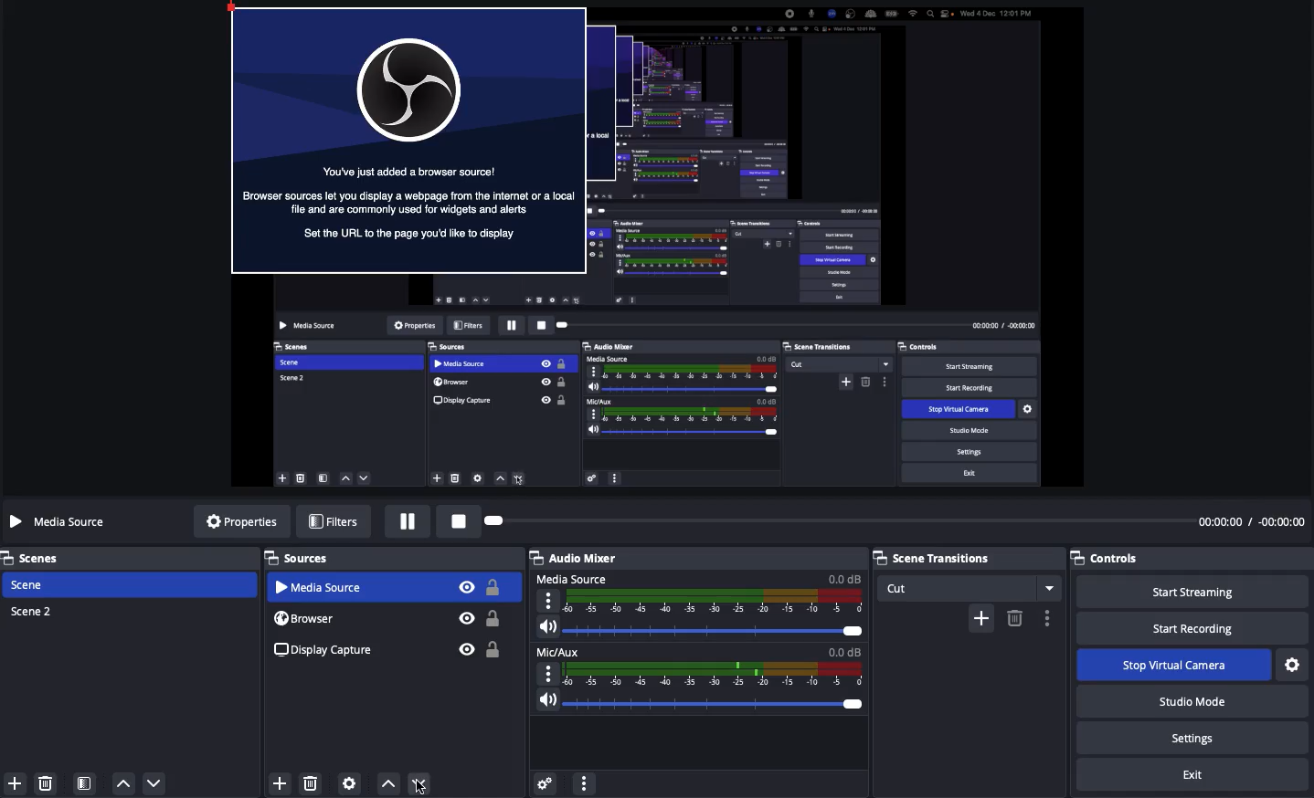 Image resolution: width=1314 pixels, height=798 pixels. What do you see at coordinates (409, 521) in the screenshot?
I see `Pause` at bounding box center [409, 521].